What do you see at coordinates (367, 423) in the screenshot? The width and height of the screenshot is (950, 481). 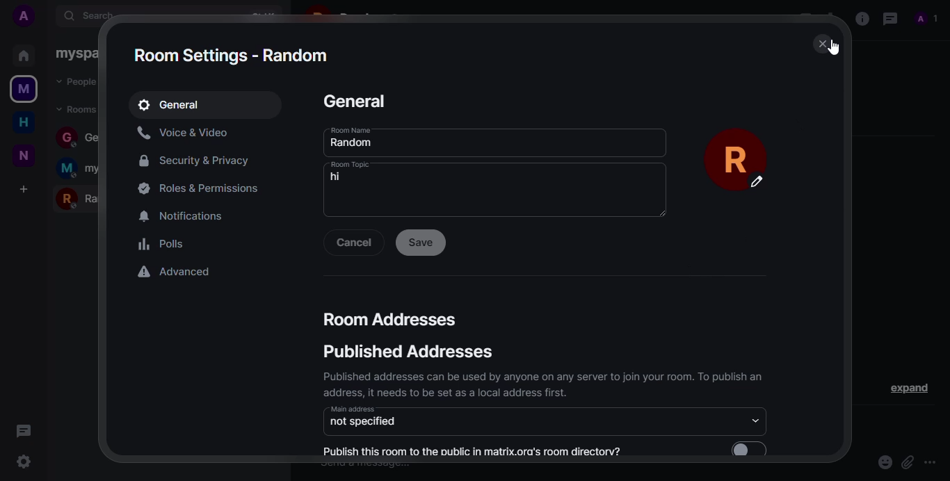 I see `not specified` at bounding box center [367, 423].